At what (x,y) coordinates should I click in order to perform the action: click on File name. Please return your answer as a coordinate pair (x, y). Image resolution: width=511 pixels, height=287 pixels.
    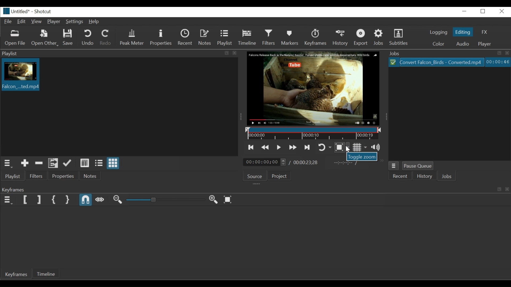
    Looking at the image, I should click on (15, 12).